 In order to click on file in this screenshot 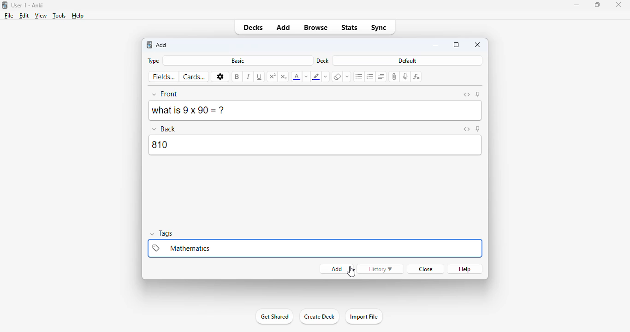, I will do `click(9, 16)`.